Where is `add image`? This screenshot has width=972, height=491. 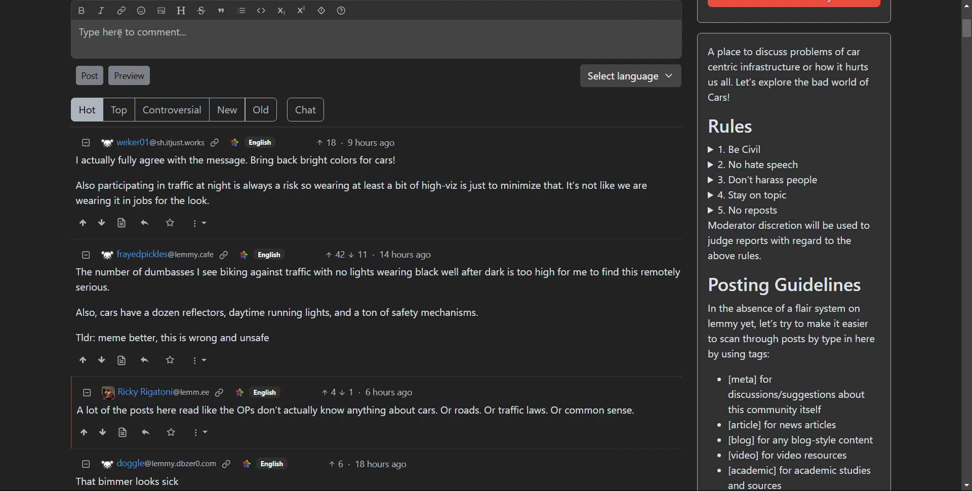
add image is located at coordinates (161, 11).